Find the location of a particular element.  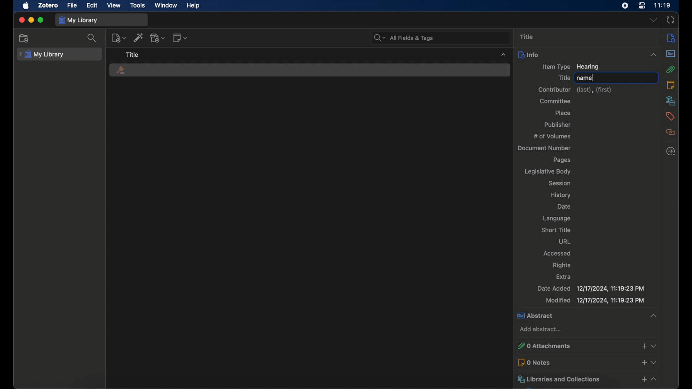

window is located at coordinates (166, 5).